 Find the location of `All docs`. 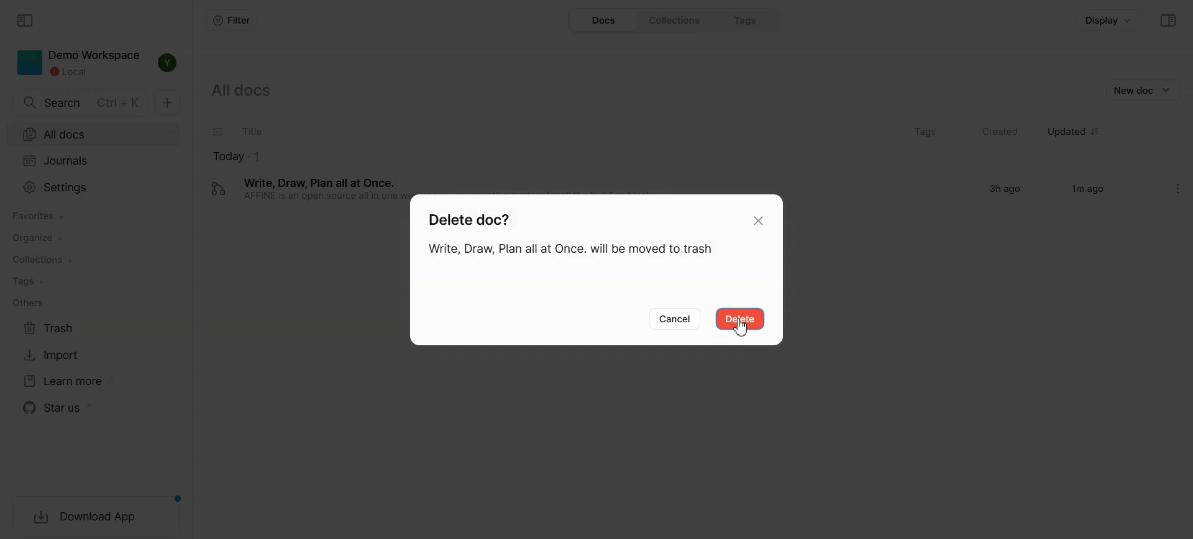

All docs is located at coordinates (247, 89).